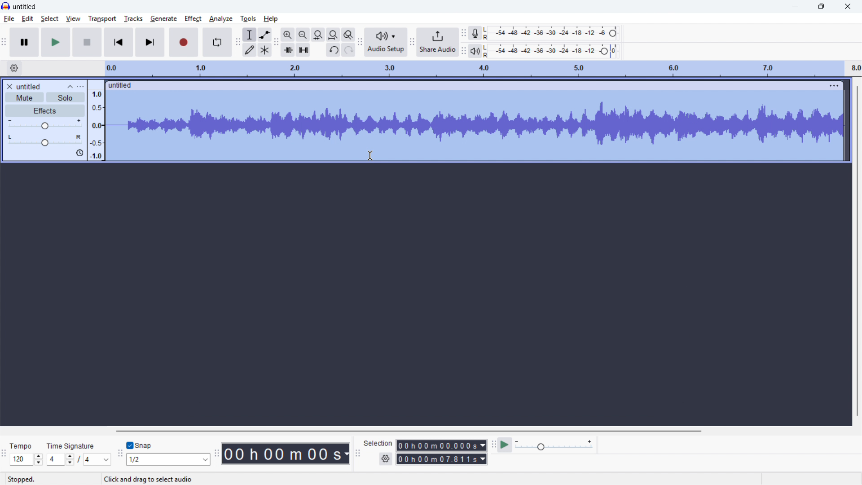 The image size is (862, 485). I want to click on effects, so click(45, 110).